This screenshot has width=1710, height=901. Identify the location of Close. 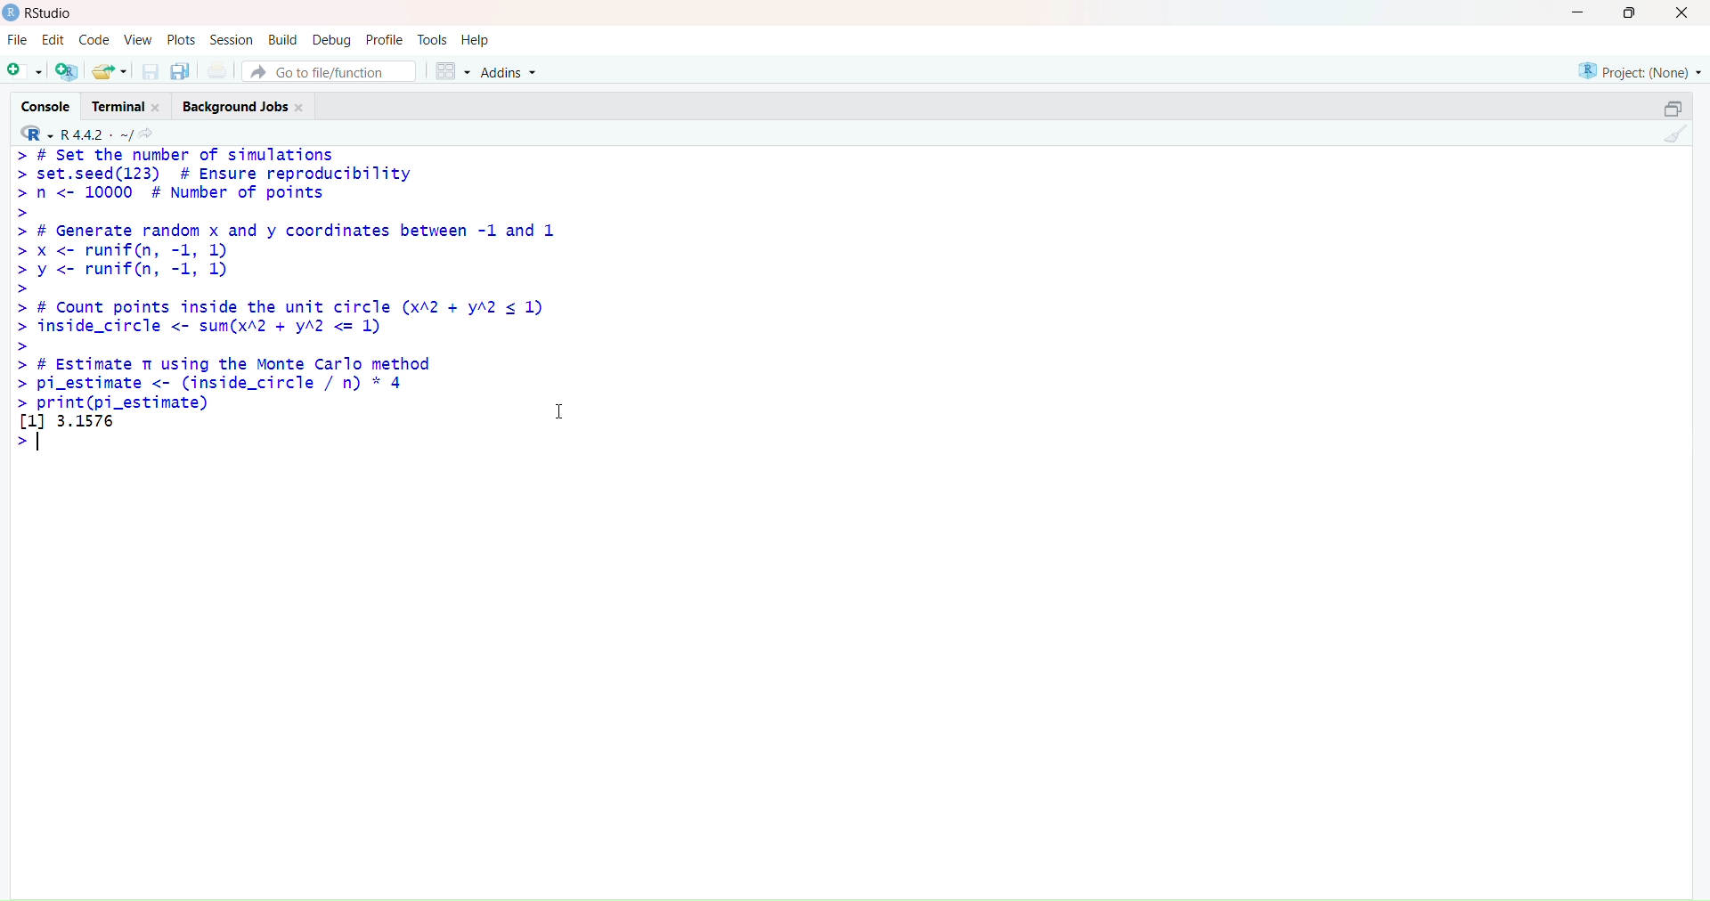
(1681, 13).